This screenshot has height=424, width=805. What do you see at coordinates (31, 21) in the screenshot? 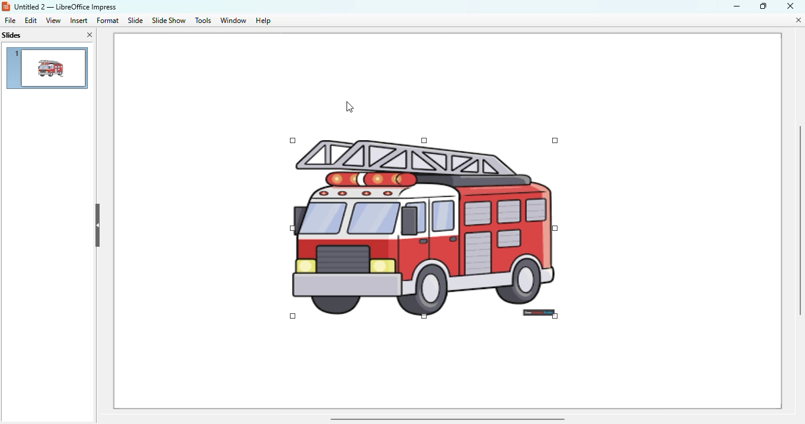
I see `edit` at bounding box center [31, 21].